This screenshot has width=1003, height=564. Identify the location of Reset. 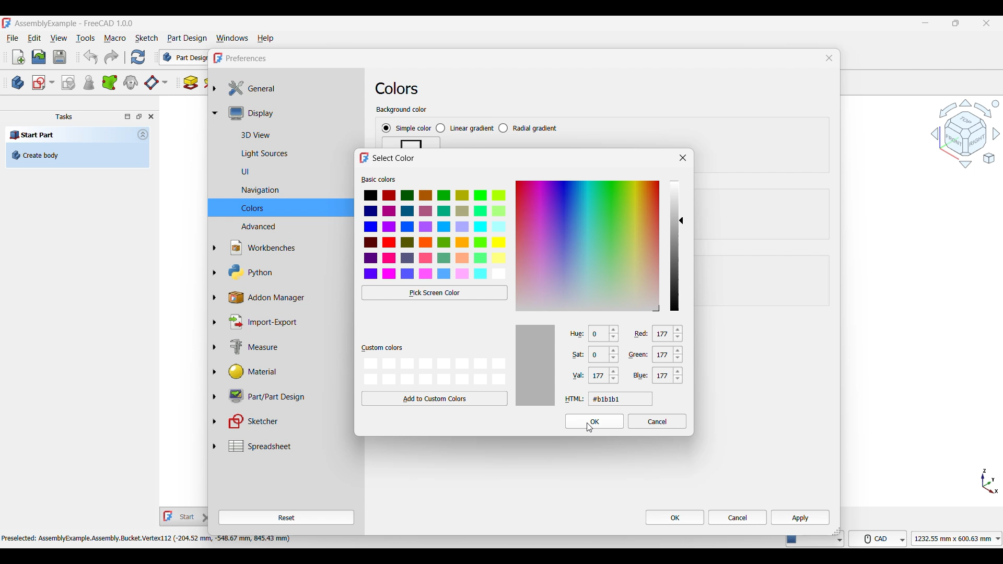
(286, 518).